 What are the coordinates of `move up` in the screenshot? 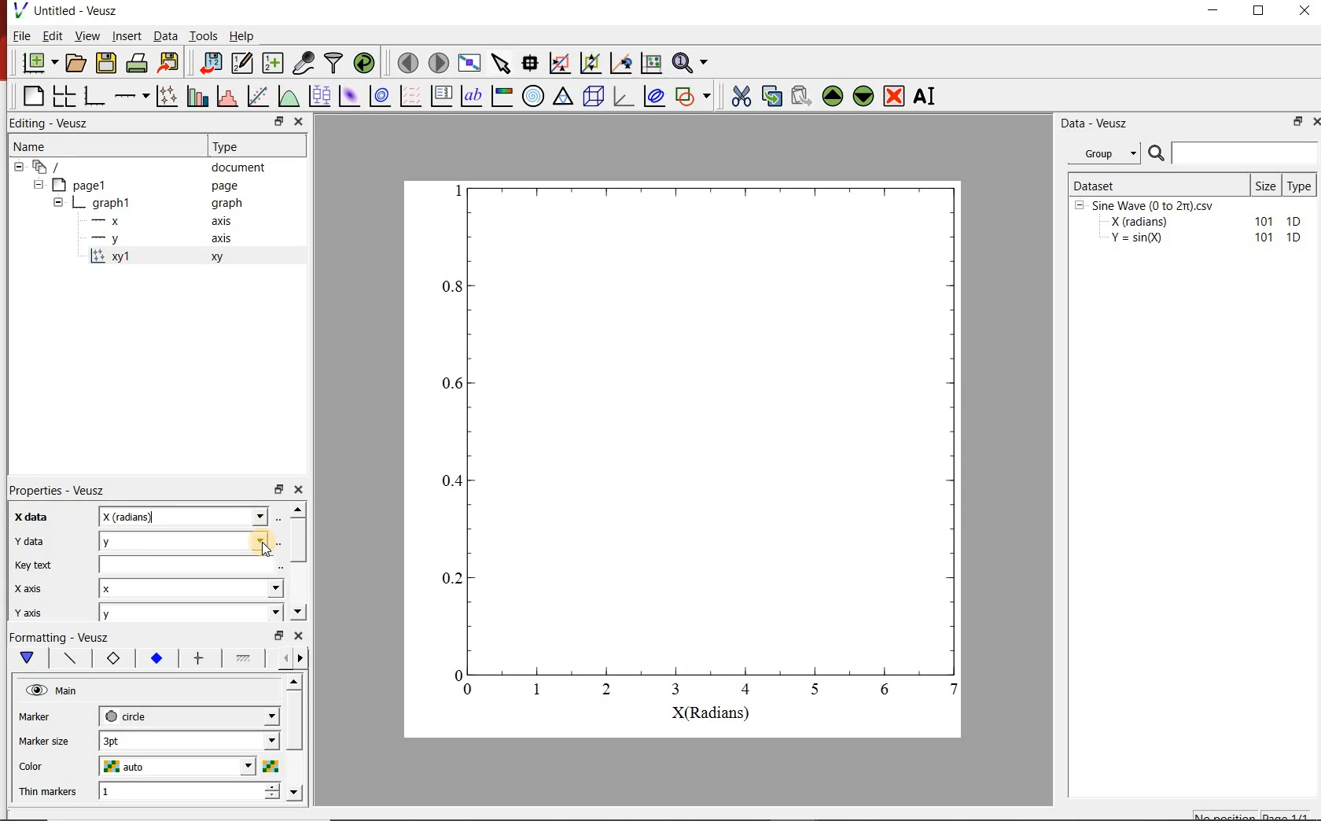 It's located at (833, 96).